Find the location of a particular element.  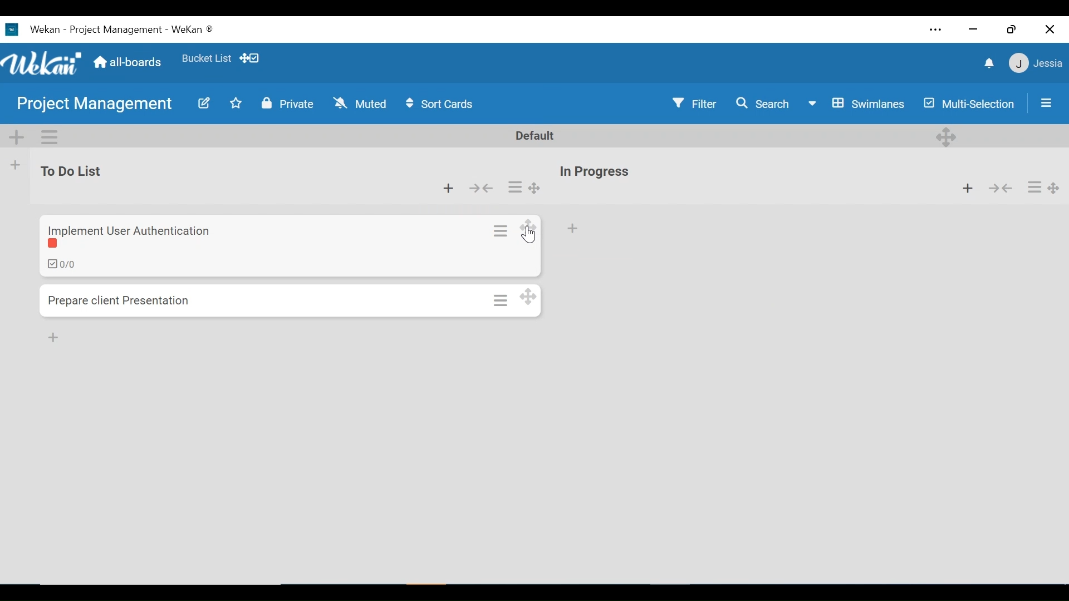

Private is located at coordinates (288, 103).